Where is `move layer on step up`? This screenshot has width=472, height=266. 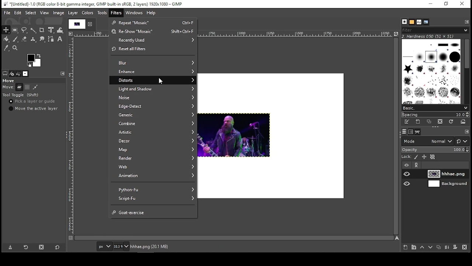
move layer on step up is located at coordinates (423, 247).